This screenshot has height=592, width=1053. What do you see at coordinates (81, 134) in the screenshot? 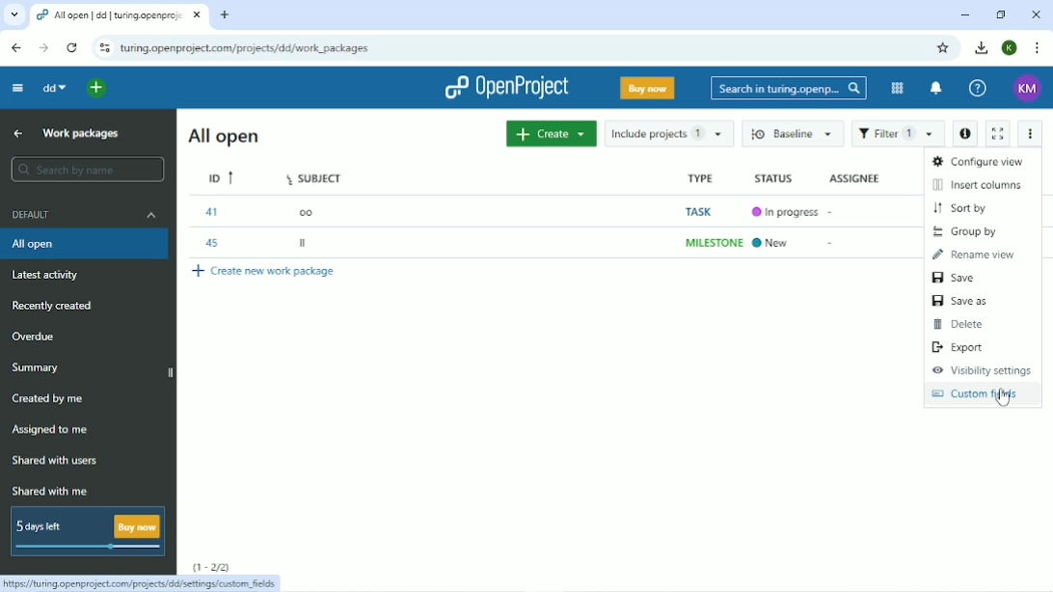
I see `Work packages` at bounding box center [81, 134].